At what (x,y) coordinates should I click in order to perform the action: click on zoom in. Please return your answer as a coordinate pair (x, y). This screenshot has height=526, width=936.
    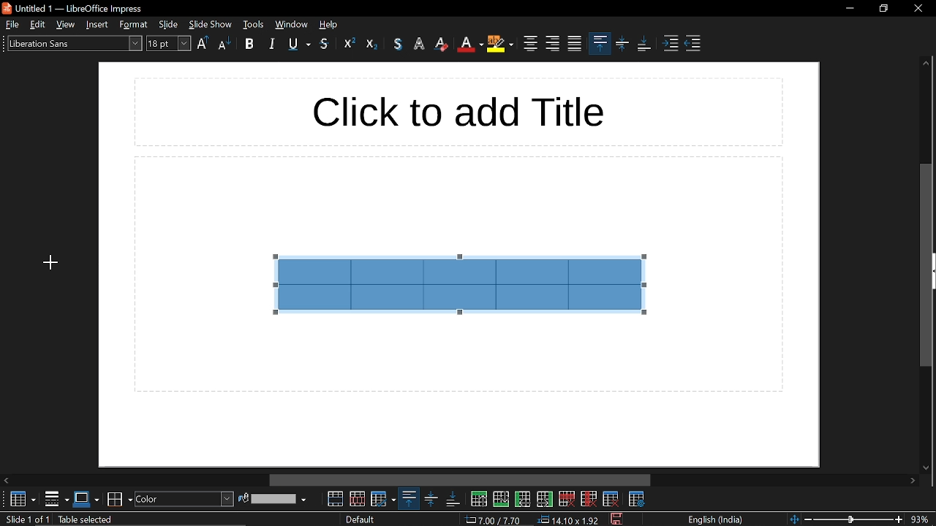
    Looking at the image, I should click on (899, 519).